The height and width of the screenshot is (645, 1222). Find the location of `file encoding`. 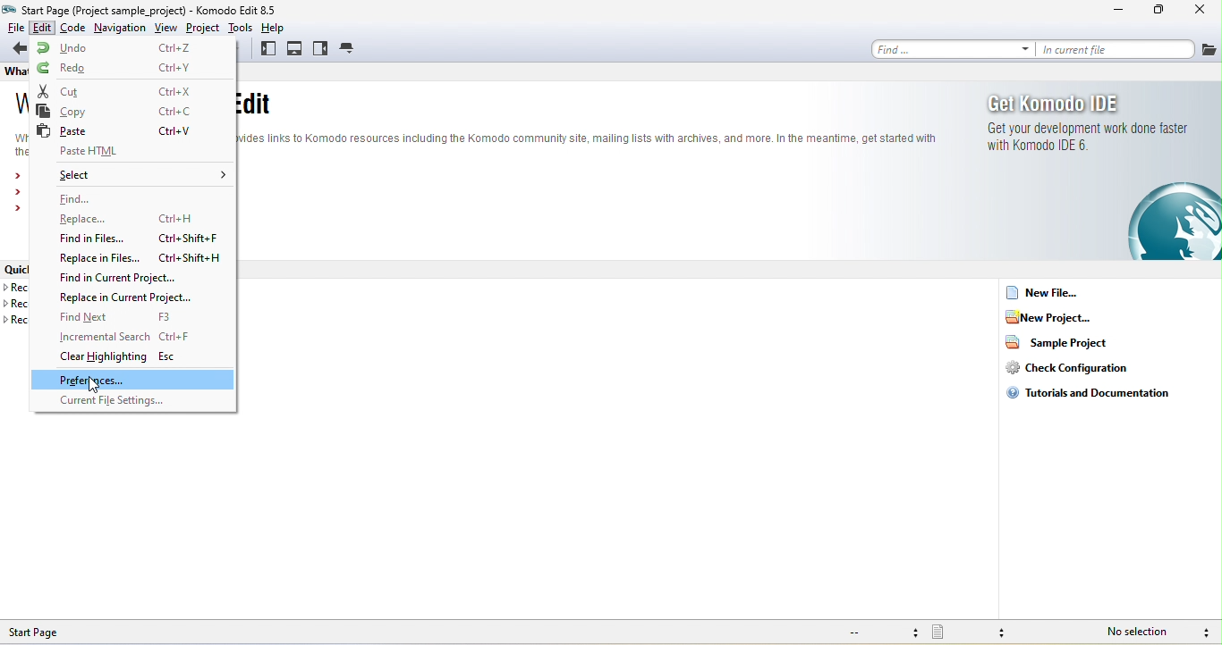

file encoding is located at coordinates (883, 632).